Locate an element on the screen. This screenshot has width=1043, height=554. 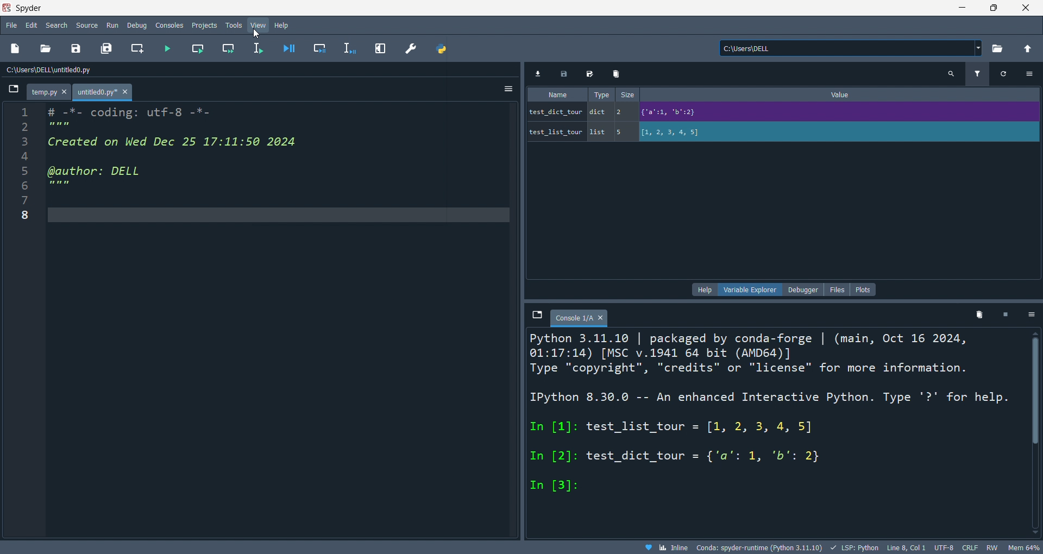
browse tabs is located at coordinates (536, 316).